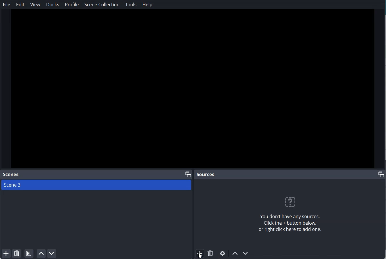 The height and width of the screenshot is (259, 386). I want to click on Remove selected Scene, so click(17, 254).